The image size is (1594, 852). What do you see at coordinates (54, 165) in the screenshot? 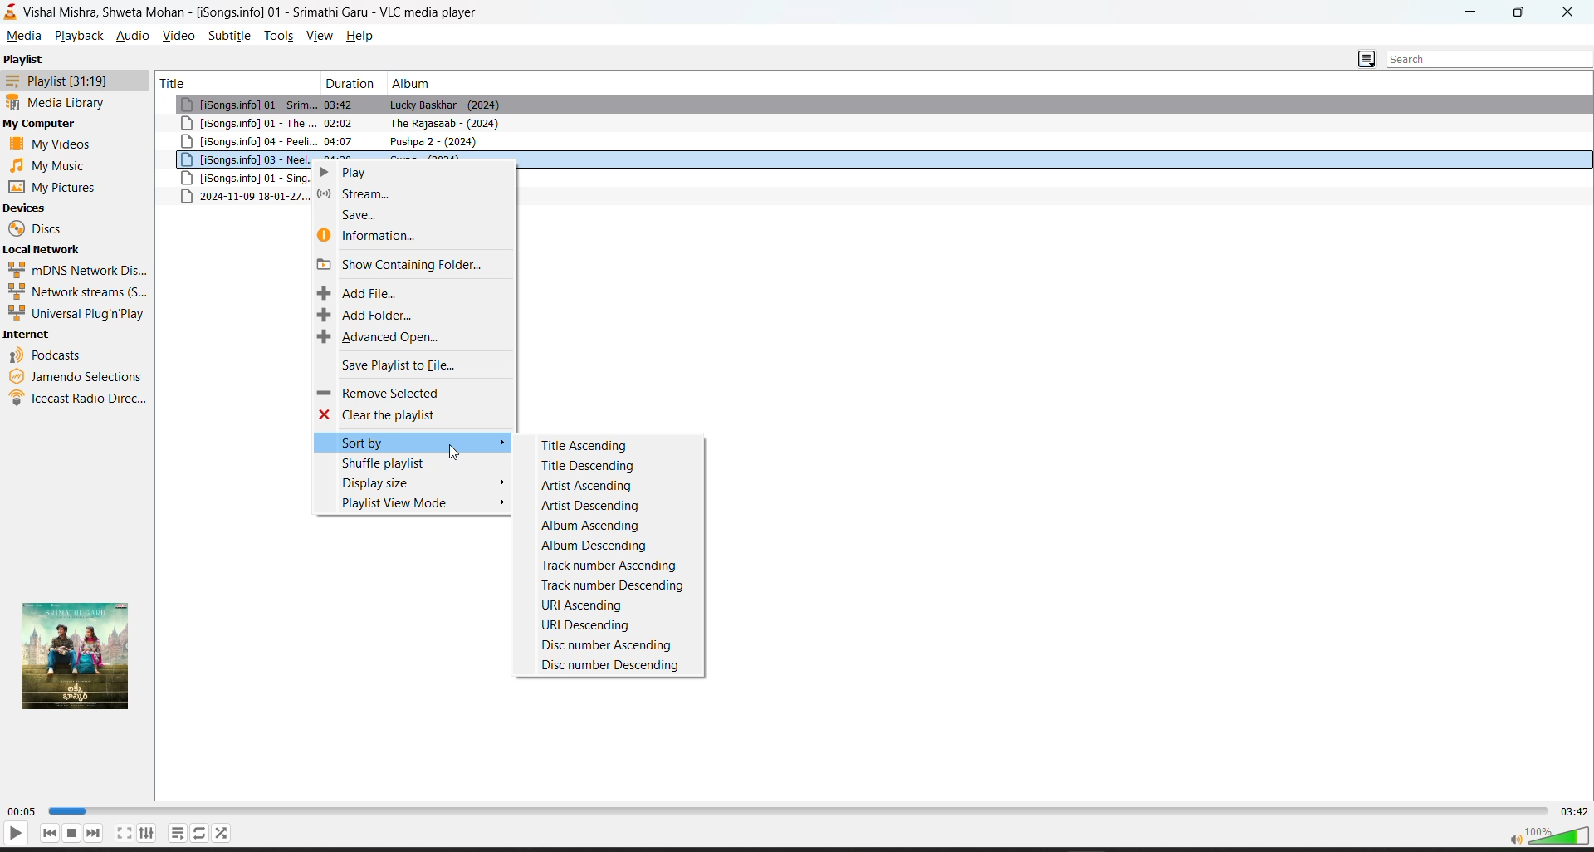
I see `music` at bounding box center [54, 165].